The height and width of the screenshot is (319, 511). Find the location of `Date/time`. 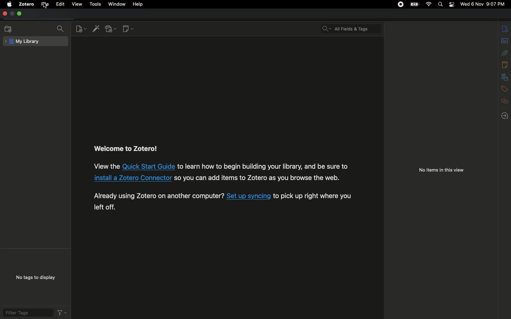

Date/time is located at coordinates (484, 4).